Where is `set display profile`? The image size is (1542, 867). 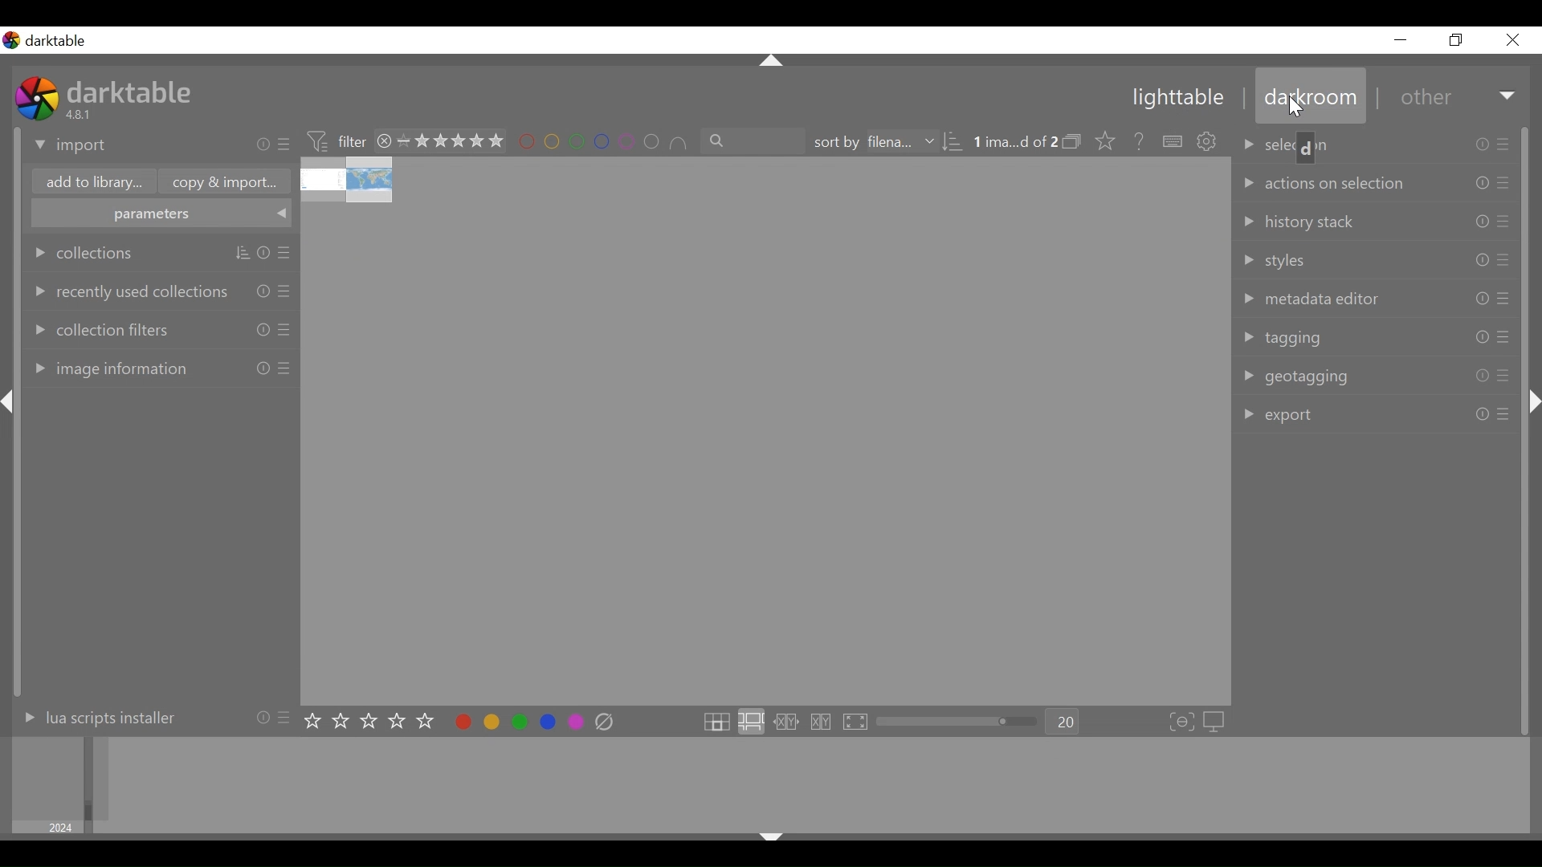
set display profile is located at coordinates (1218, 722).